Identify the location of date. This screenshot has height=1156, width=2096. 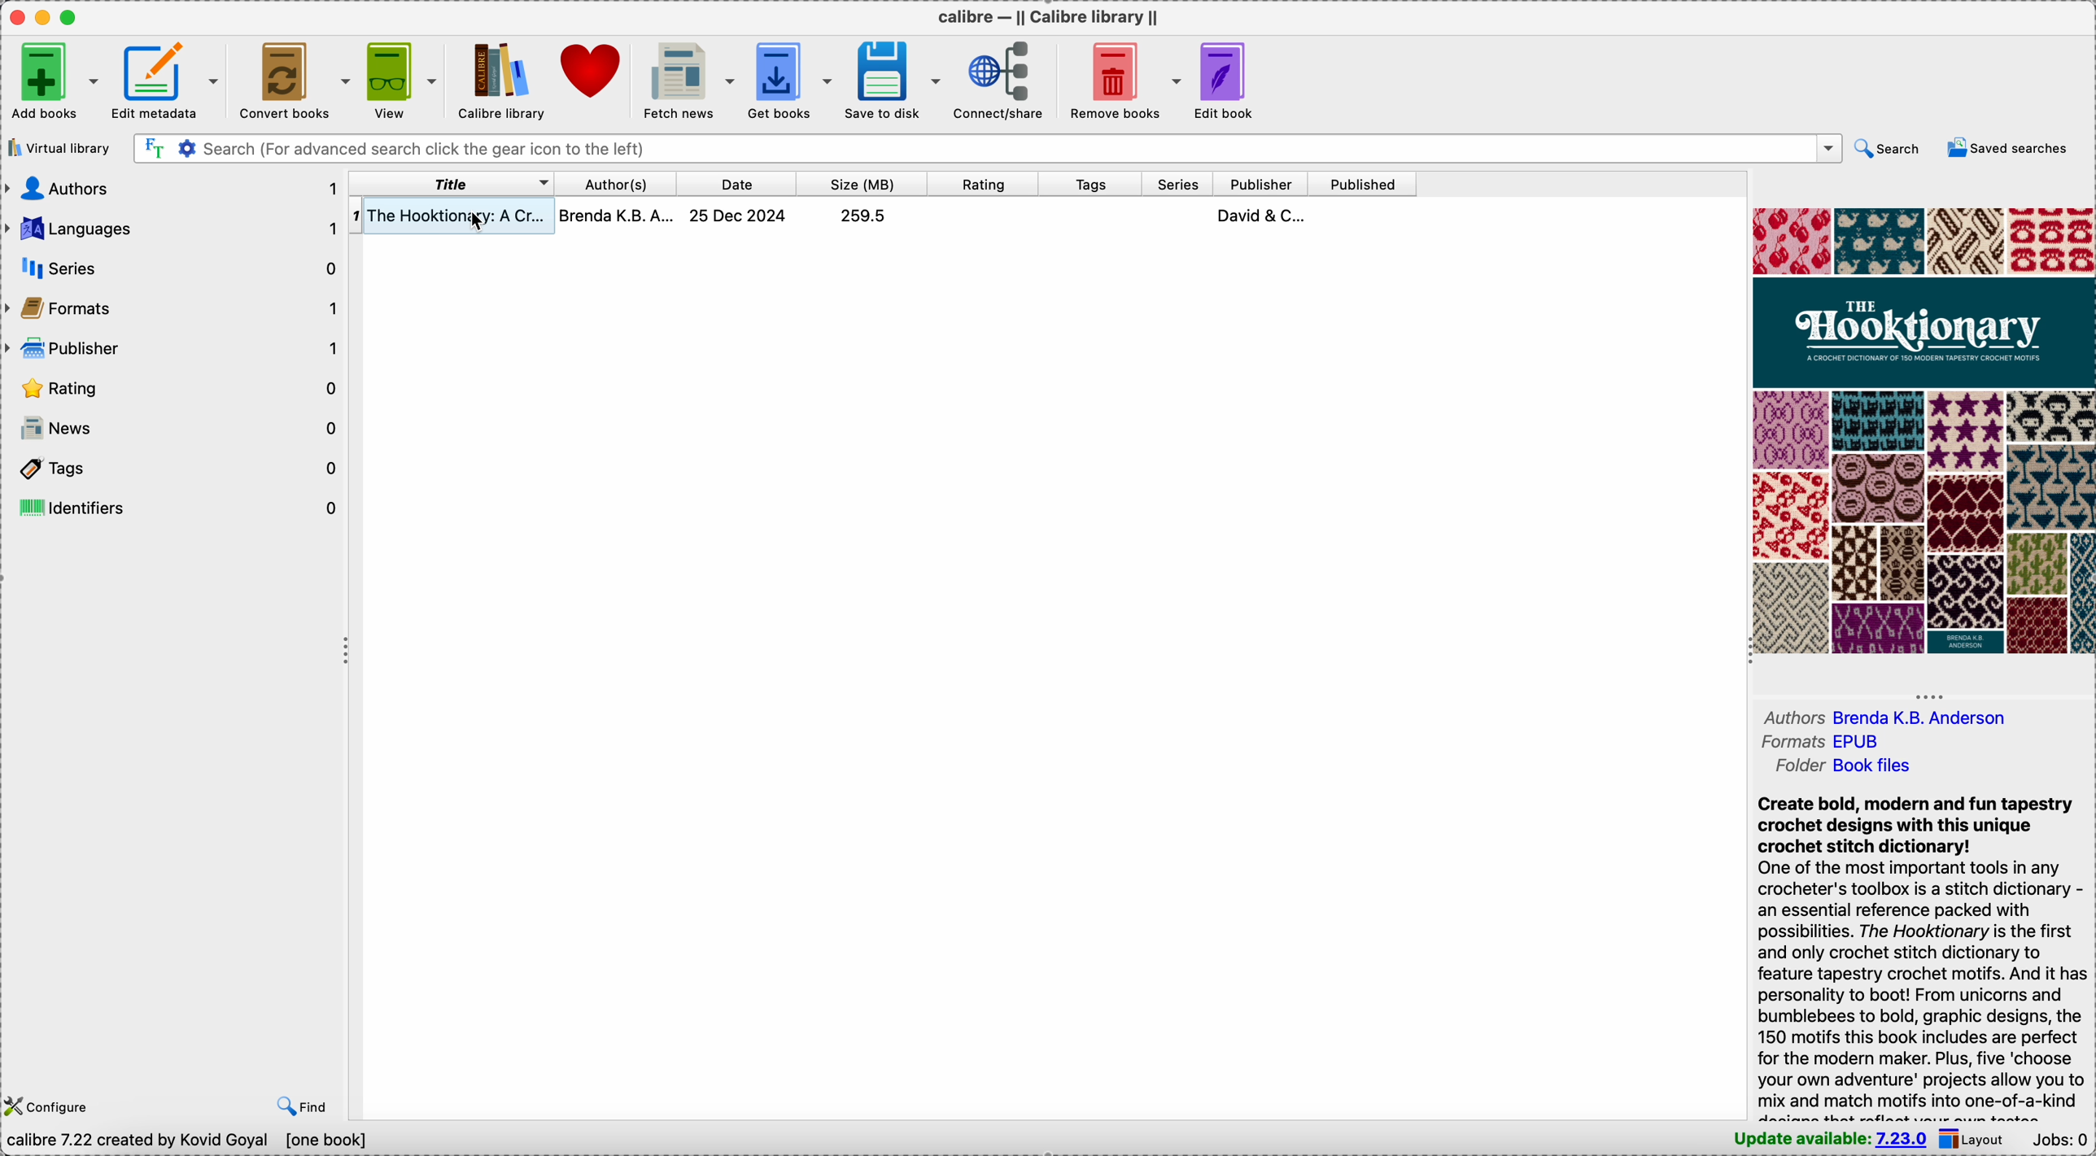
(736, 184).